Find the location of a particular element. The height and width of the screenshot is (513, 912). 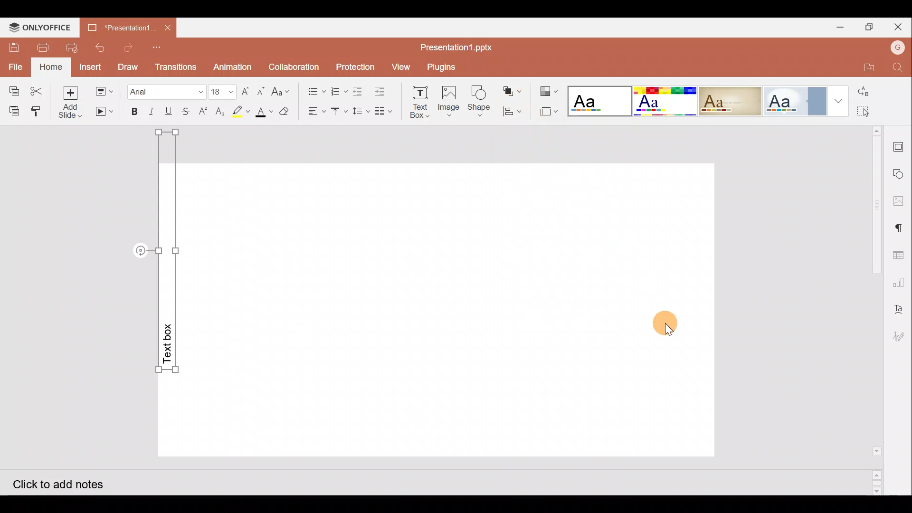

Quick print is located at coordinates (70, 48).